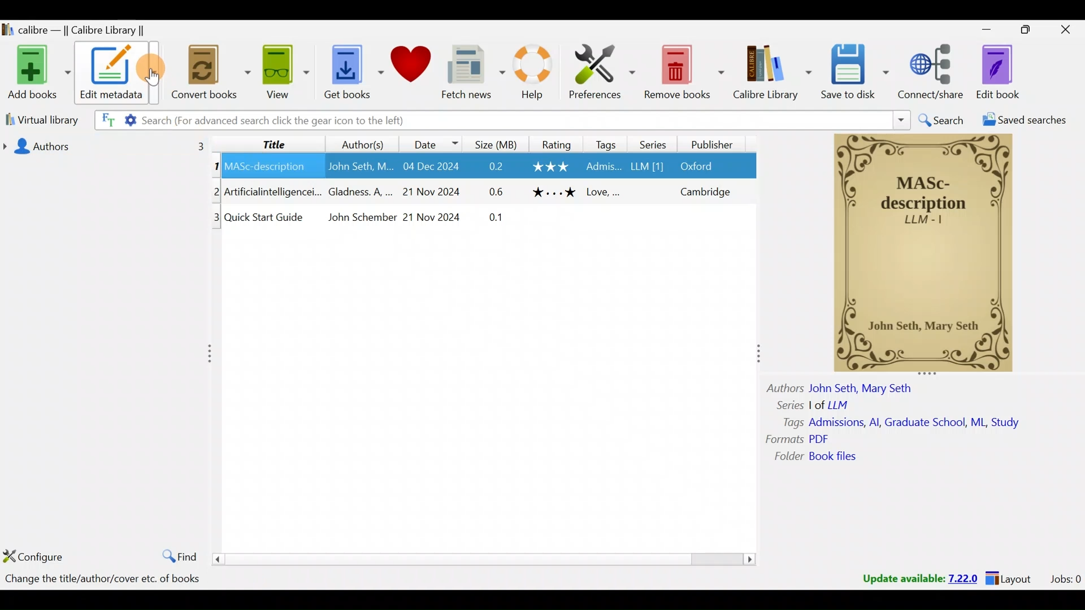 The height and width of the screenshot is (610, 1085). What do you see at coordinates (553, 193) in the screenshot?
I see `` at bounding box center [553, 193].